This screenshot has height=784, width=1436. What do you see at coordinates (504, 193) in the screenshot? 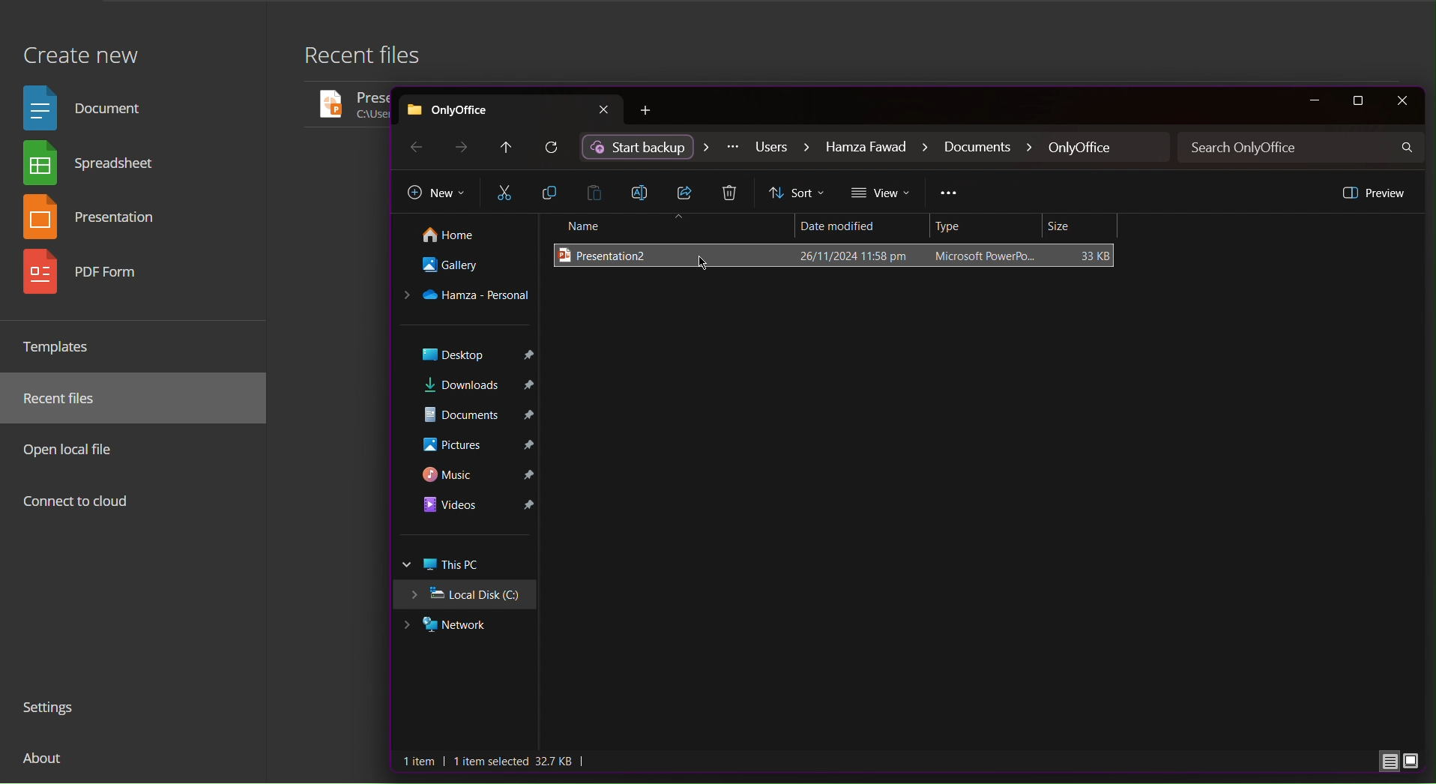
I see `Cut` at bounding box center [504, 193].